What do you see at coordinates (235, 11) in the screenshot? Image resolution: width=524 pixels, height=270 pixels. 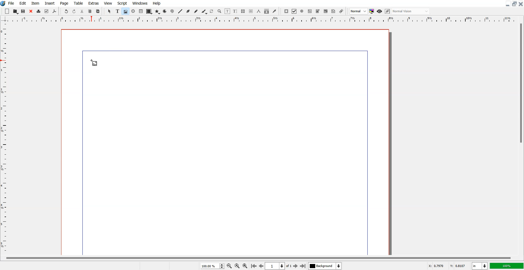 I see `Edit Text` at bounding box center [235, 11].